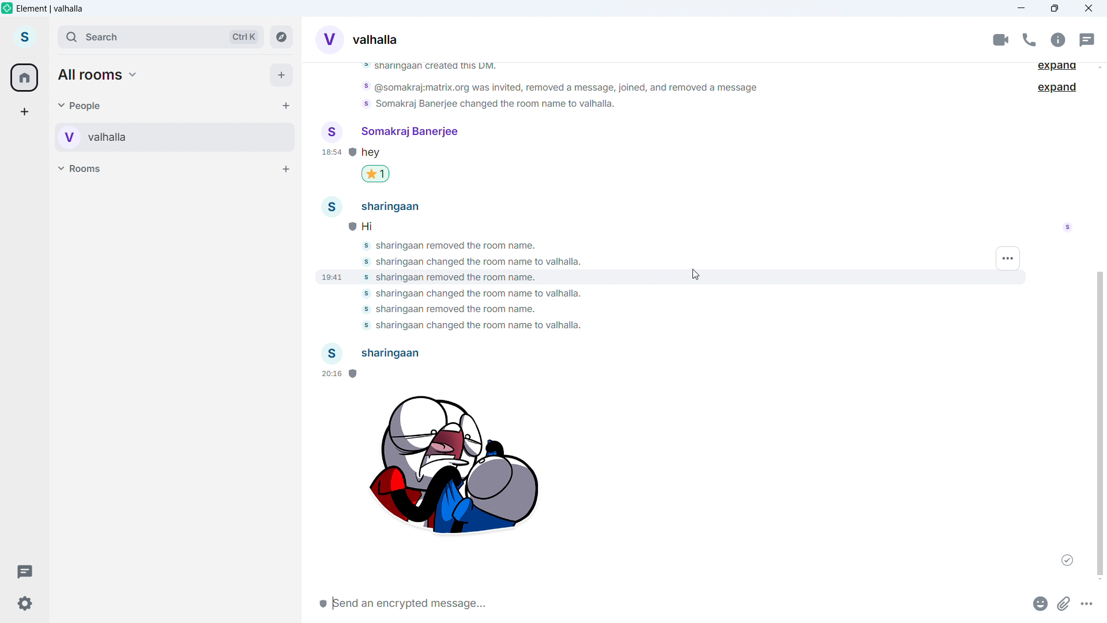  Describe the element at coordinates (285, 168) in the screenshot. I see `Add room ` at that location.